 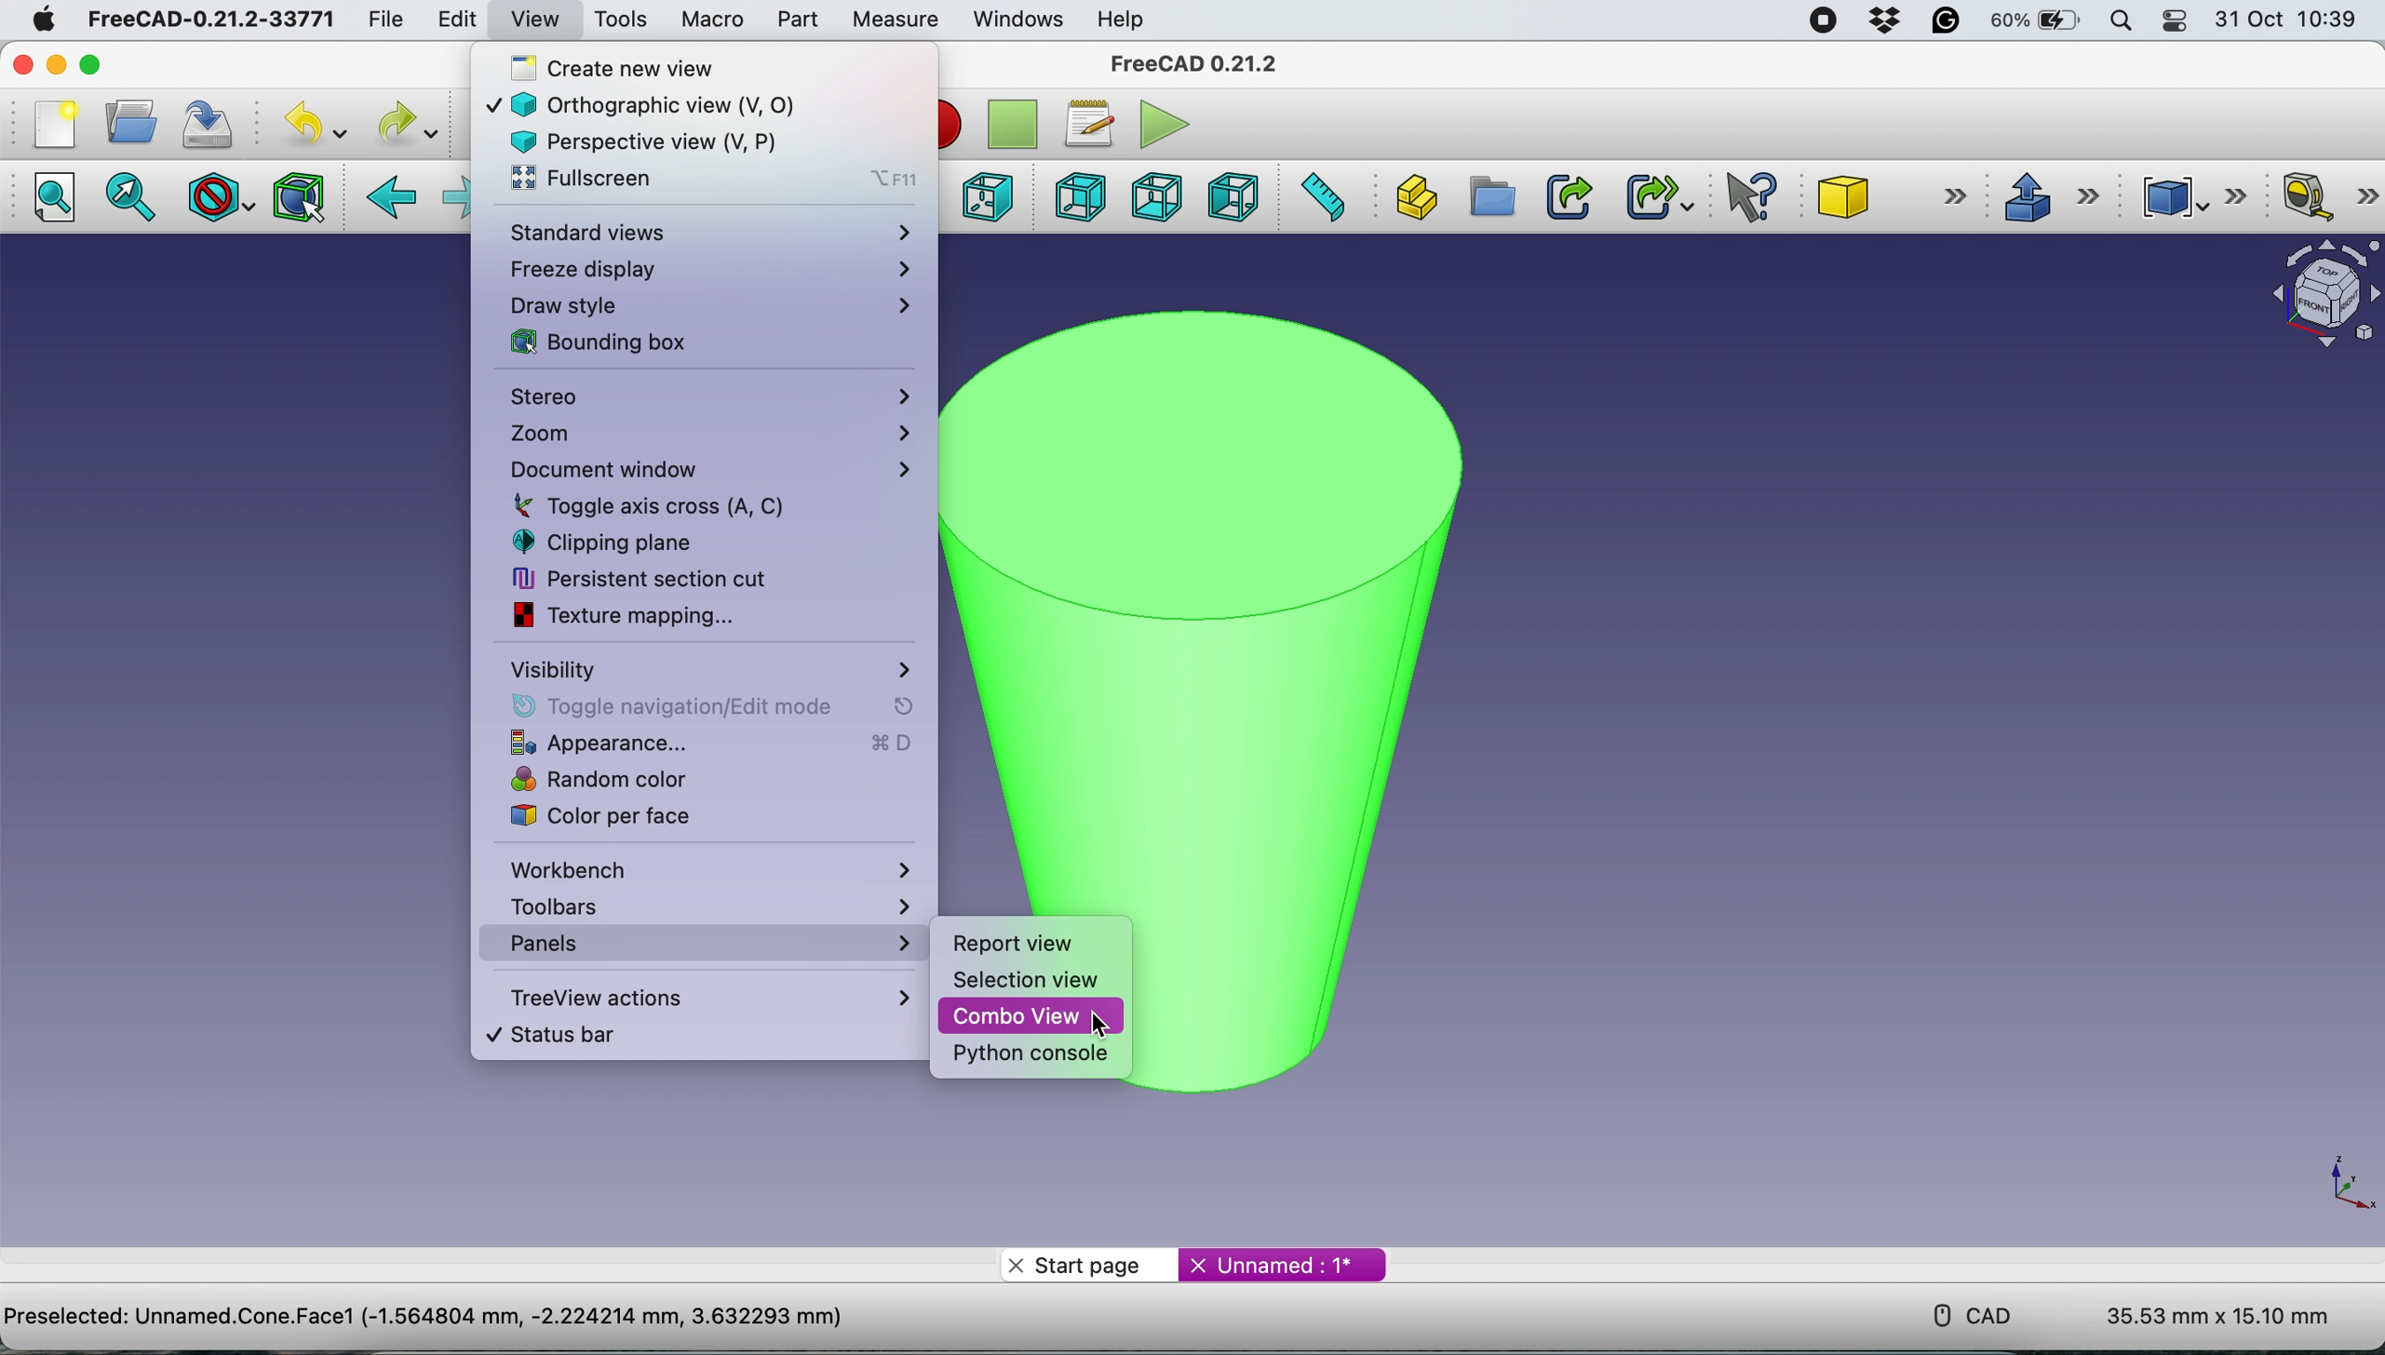 What do you see at coordinates (707, 470) in the screenshot?
I see `document window ` at bounding box center [707, 470].